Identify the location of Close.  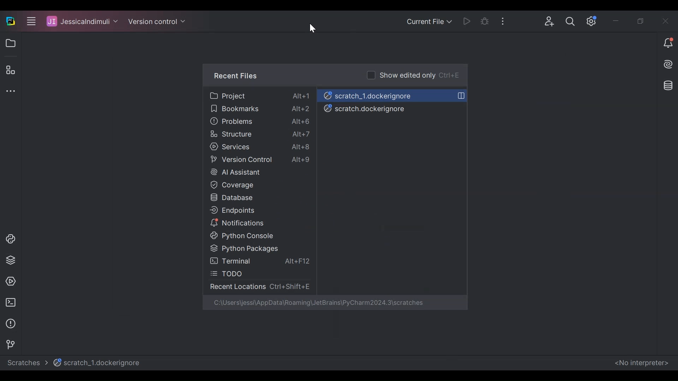
(666, 21).